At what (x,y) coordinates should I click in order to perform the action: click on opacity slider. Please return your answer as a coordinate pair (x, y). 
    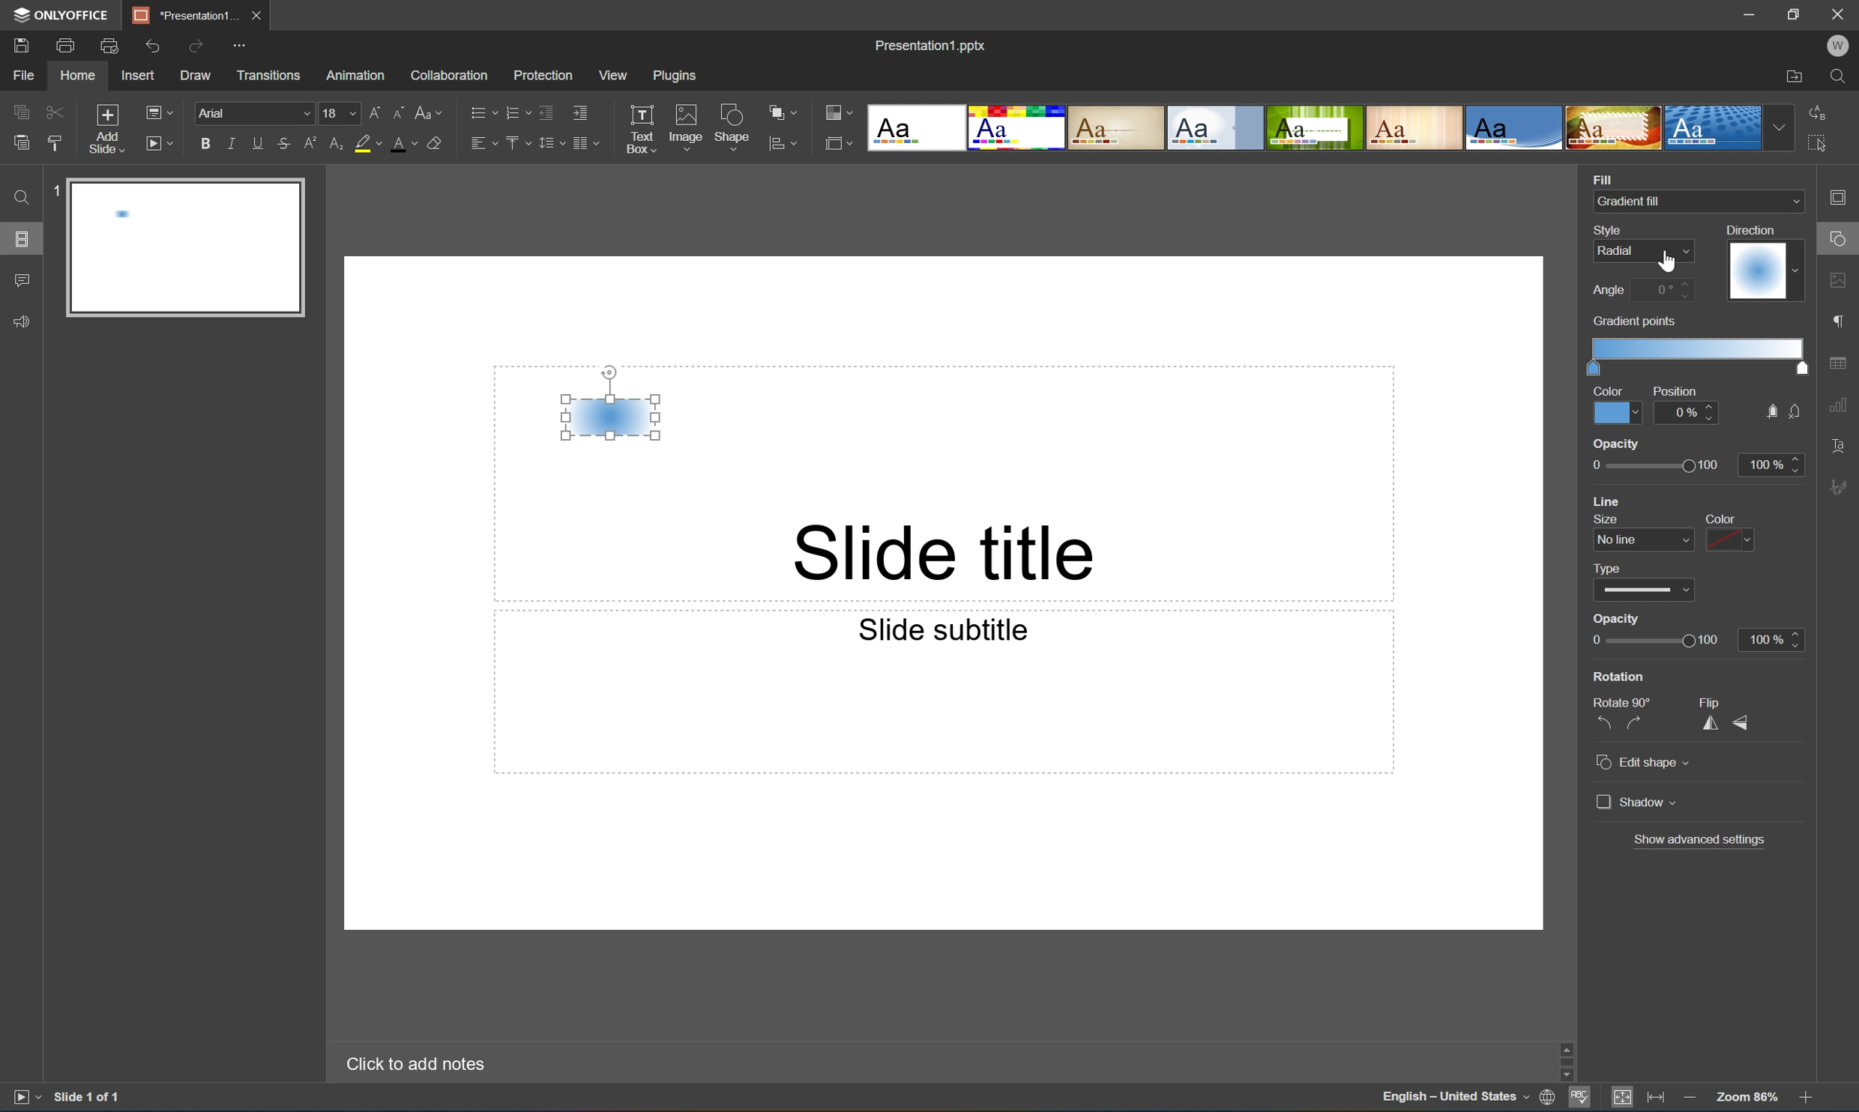
    Looking at the image, I should click on (1648, 465).